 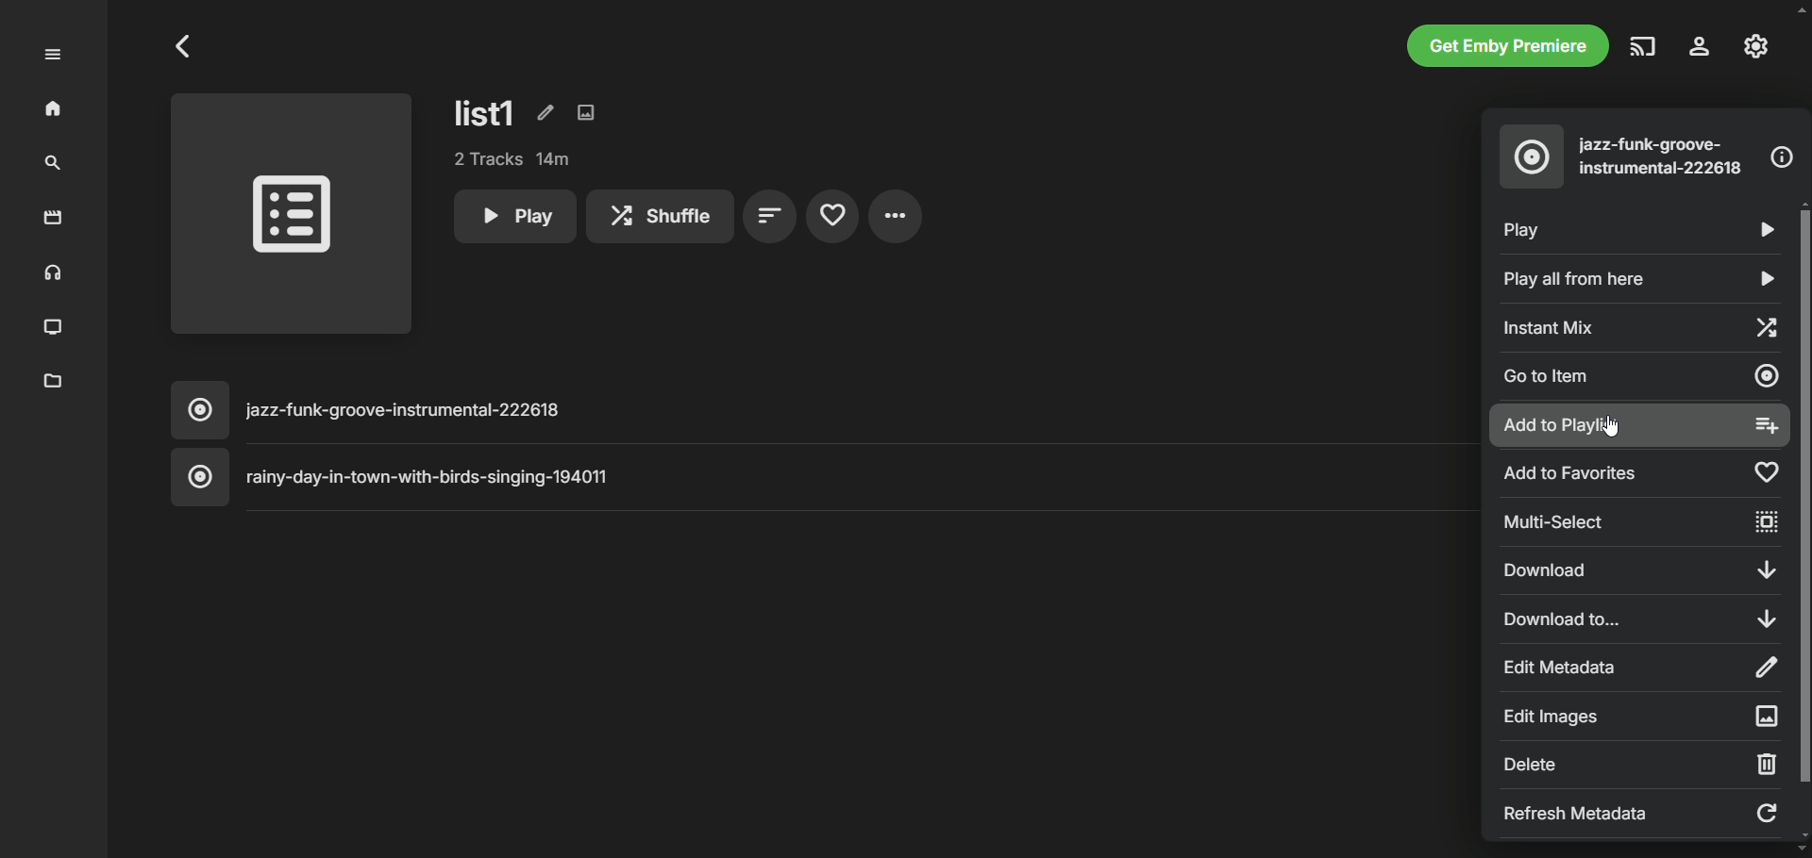 I want to click on get emby premiere, so click(x=1508, y=45).